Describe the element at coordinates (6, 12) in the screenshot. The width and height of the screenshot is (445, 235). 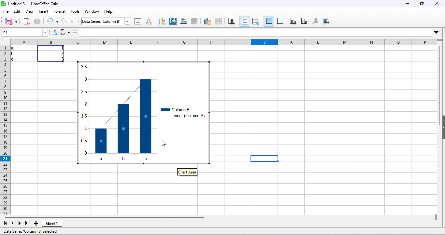
I see `file` at that location.